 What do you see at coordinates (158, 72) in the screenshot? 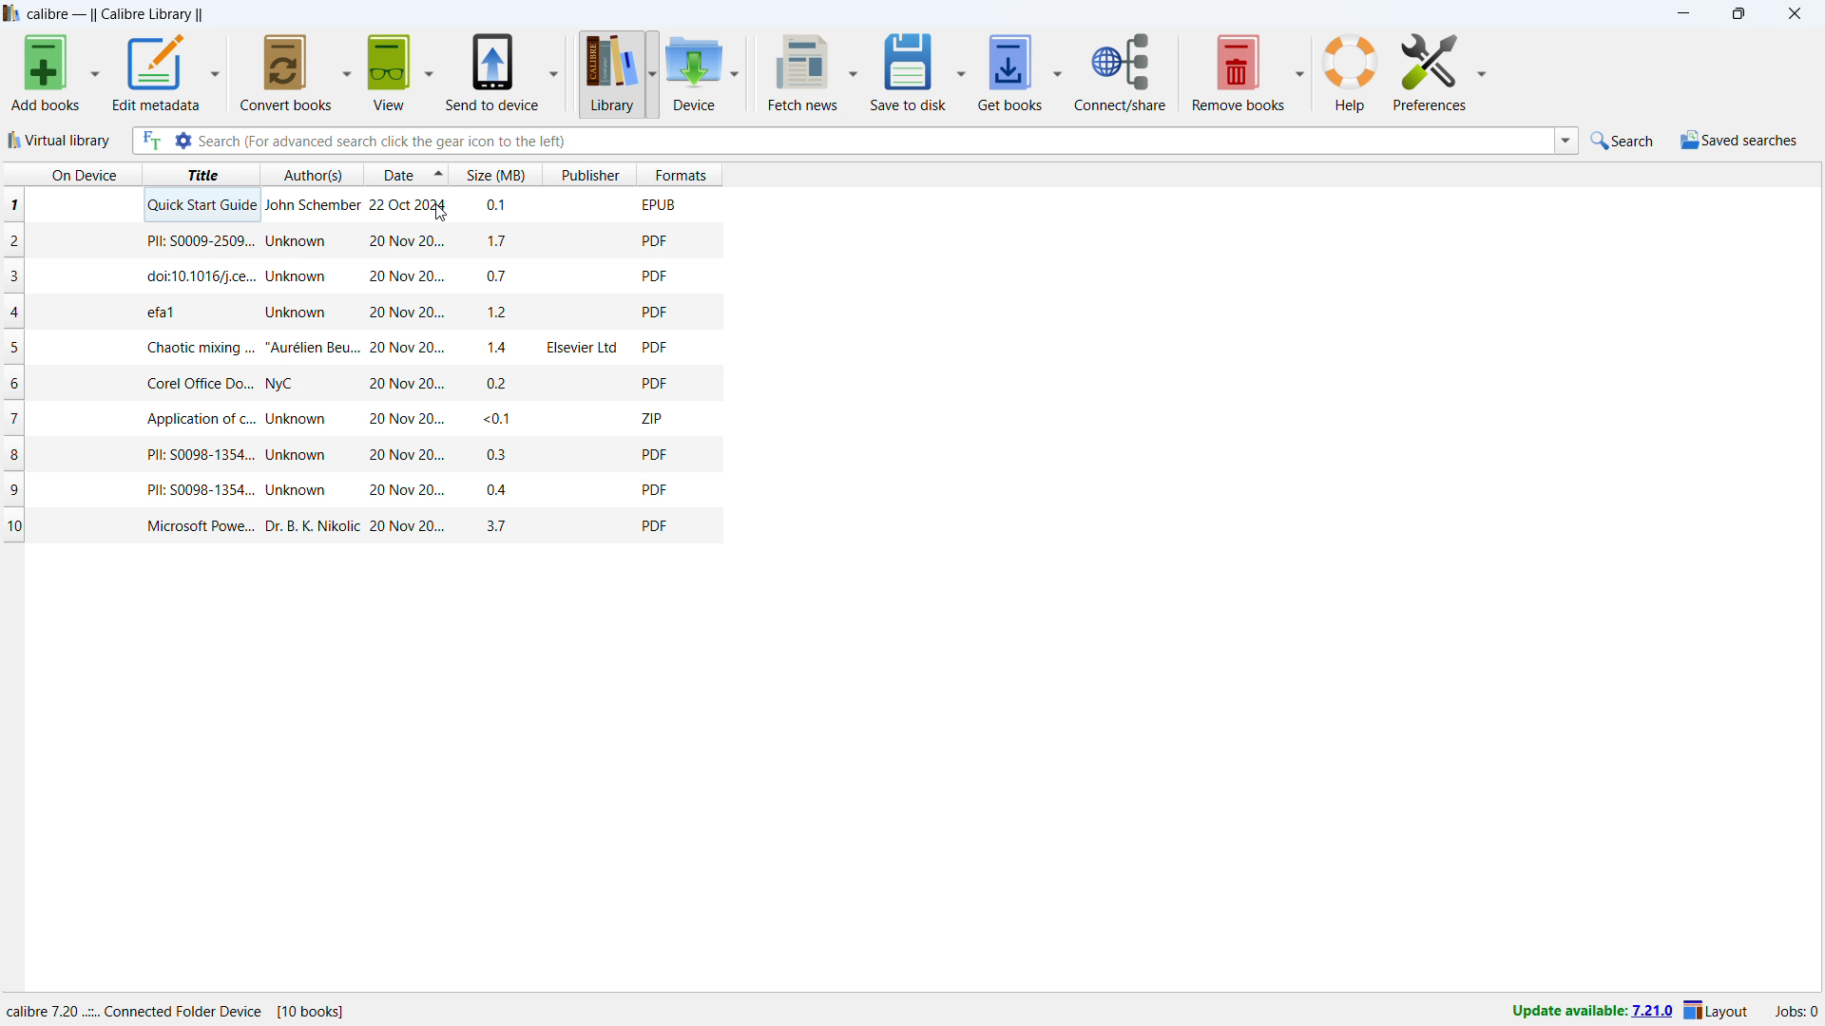
I see `edit metadata options` at bounding box center [158, 72].